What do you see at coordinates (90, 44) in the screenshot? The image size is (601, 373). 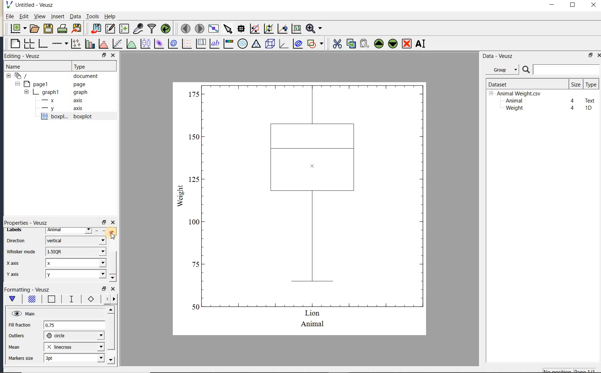 I see `plot bar charts` at bounding box center [90, 44].